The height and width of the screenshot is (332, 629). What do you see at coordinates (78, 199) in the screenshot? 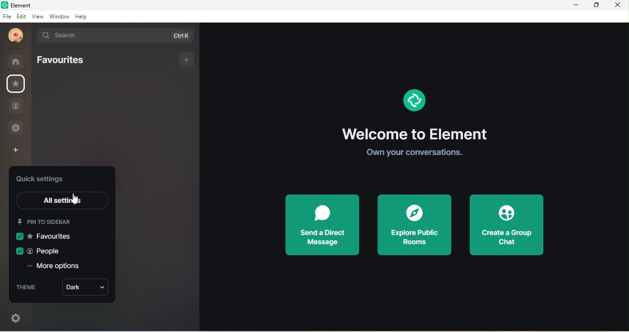
I see `cursor movement` at bounding box center [78, 199].